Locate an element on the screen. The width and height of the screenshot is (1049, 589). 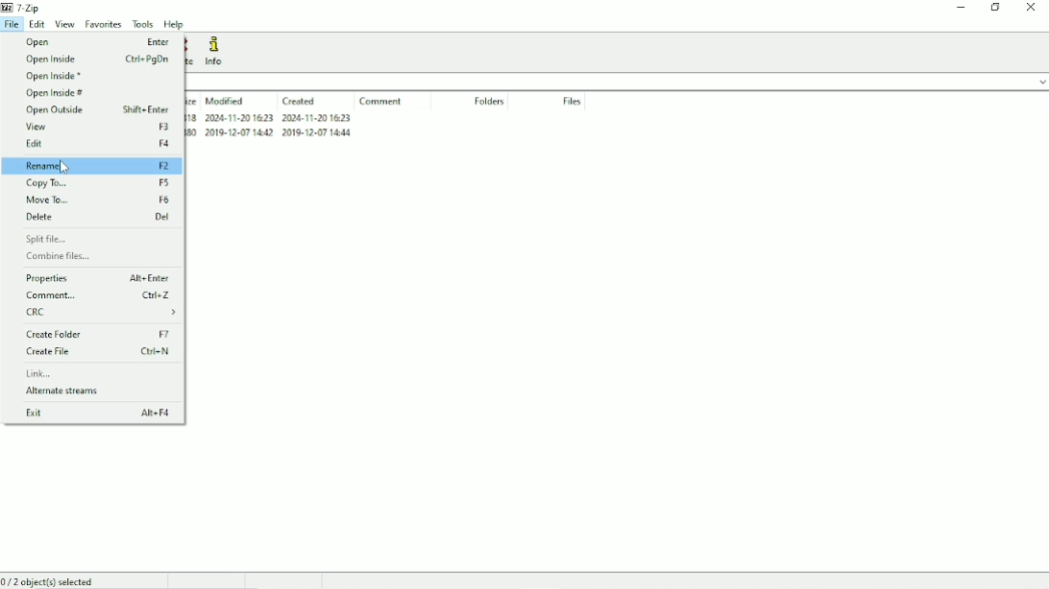
318 2024-11-201623 2024-11-20 1623
MW 200207140 2016-207 kd is located at coordinates (272, 130).